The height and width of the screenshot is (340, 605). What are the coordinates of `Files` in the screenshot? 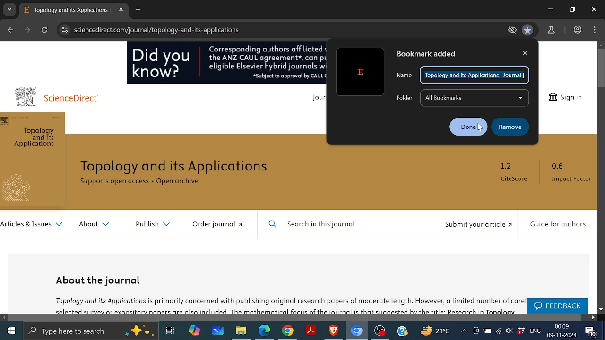 It's located at (240, 331).